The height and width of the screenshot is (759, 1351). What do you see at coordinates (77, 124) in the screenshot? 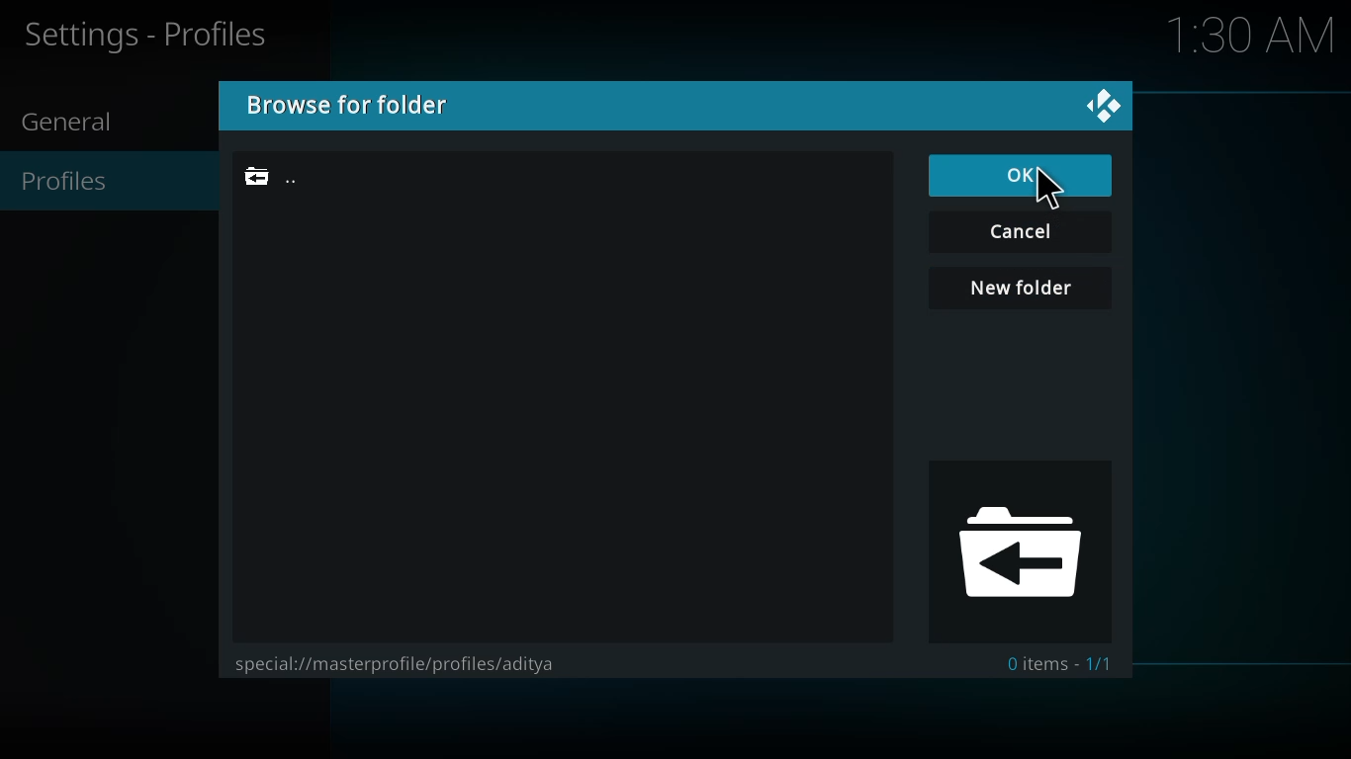
I see `general` at bounding box center [77, 124].